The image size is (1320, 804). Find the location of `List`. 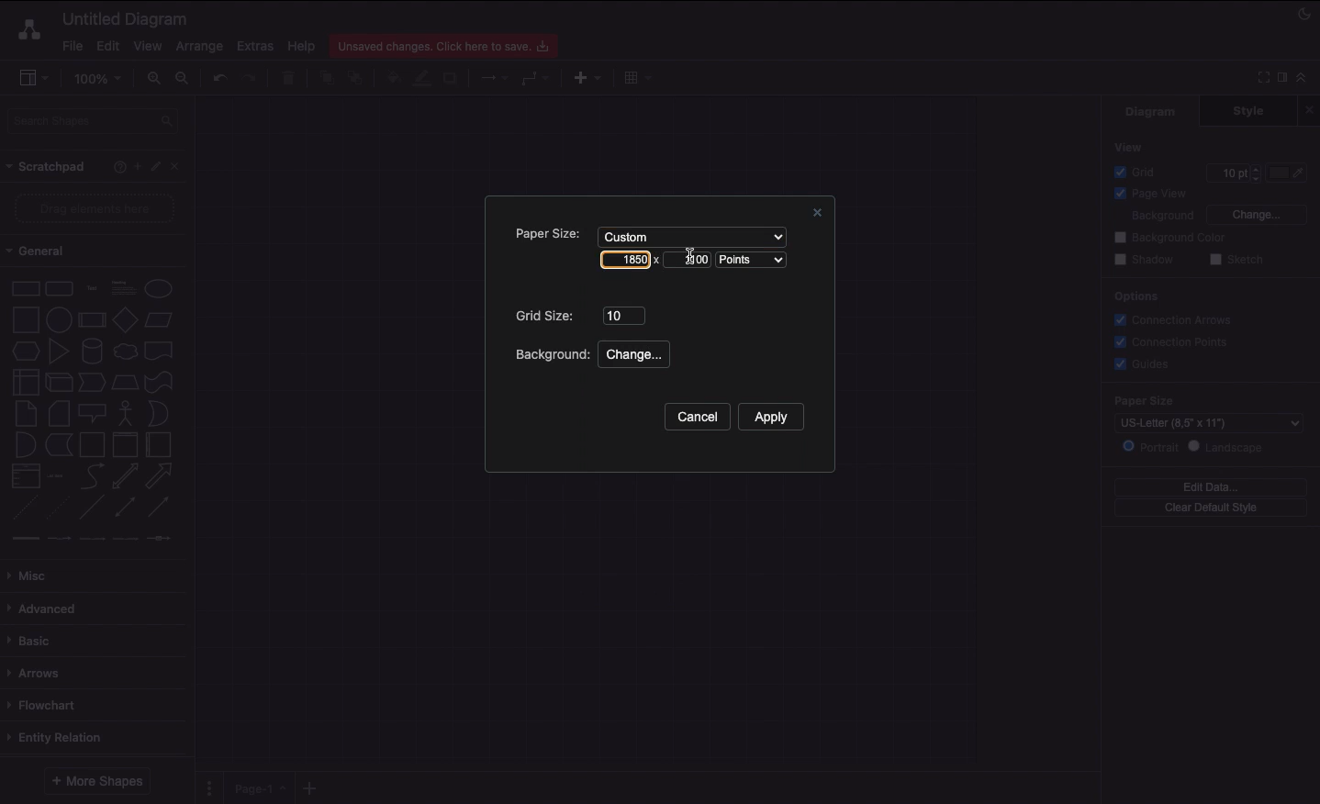

List is located at coordinates (24, 476).